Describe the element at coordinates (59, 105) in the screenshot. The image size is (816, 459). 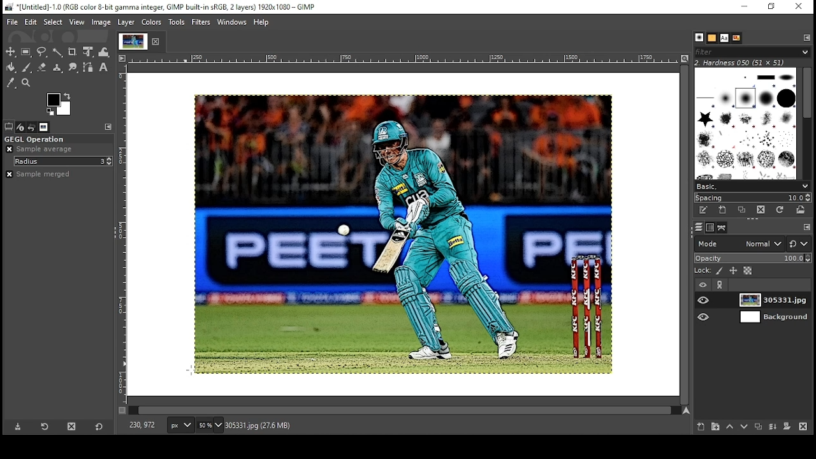
I see `color` at that location.